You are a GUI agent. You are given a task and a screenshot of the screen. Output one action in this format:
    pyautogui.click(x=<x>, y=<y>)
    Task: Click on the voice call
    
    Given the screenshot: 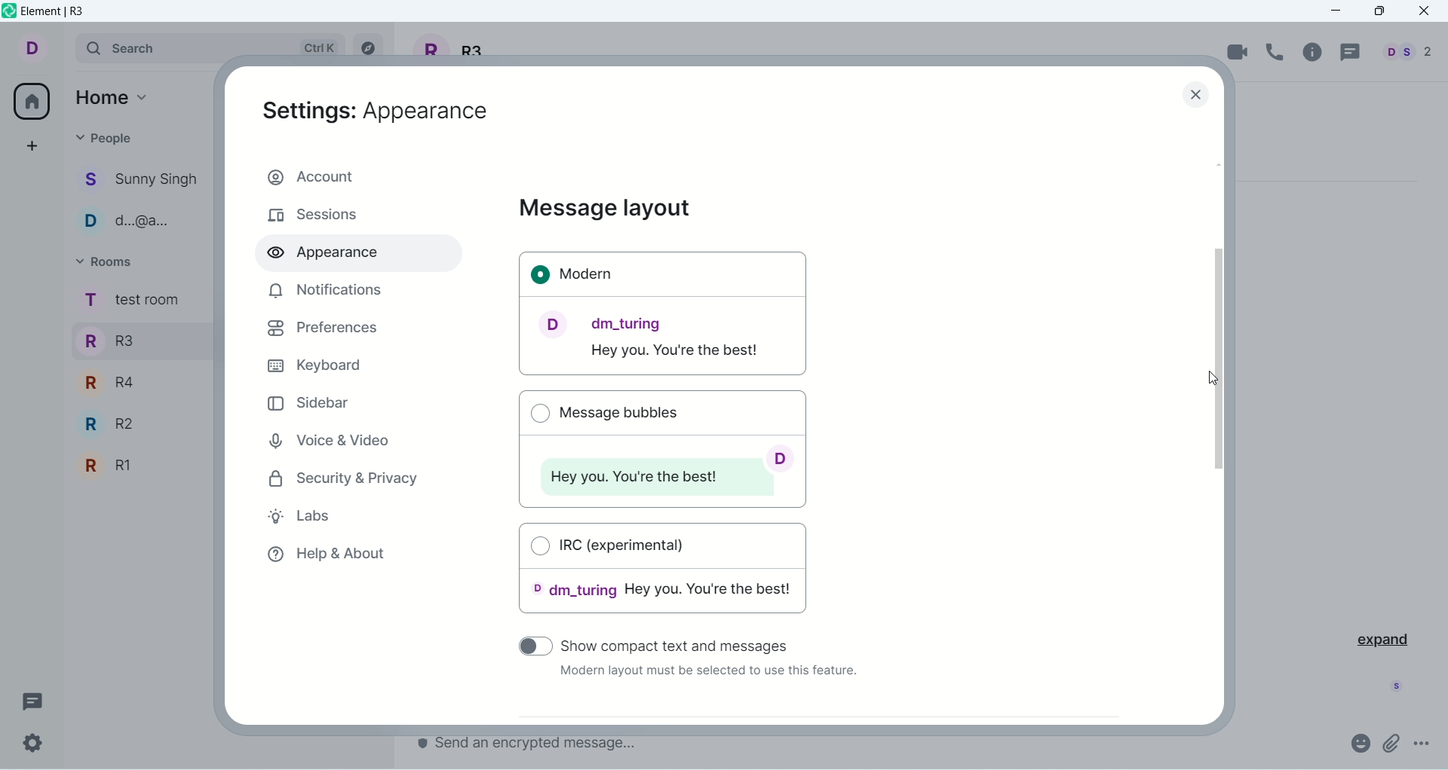 What is the action you would take?
    pyautogui.click(x=1278, y=52)
    